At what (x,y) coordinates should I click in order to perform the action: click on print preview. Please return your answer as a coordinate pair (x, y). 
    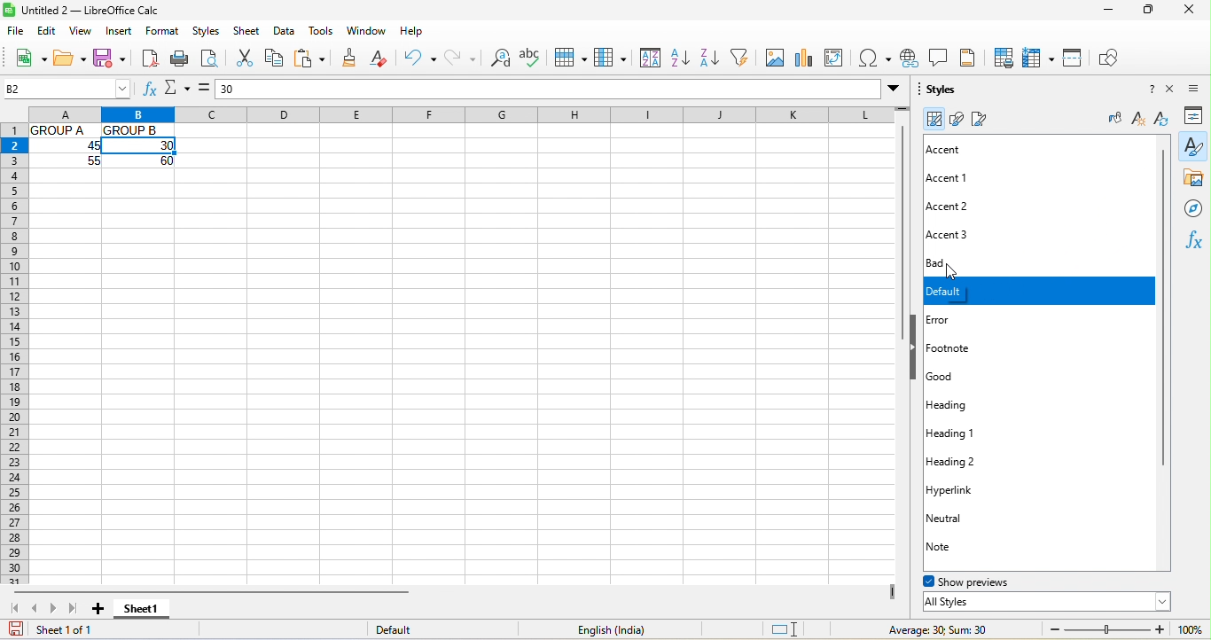
    Looking at the image, I should click on (209, 59).